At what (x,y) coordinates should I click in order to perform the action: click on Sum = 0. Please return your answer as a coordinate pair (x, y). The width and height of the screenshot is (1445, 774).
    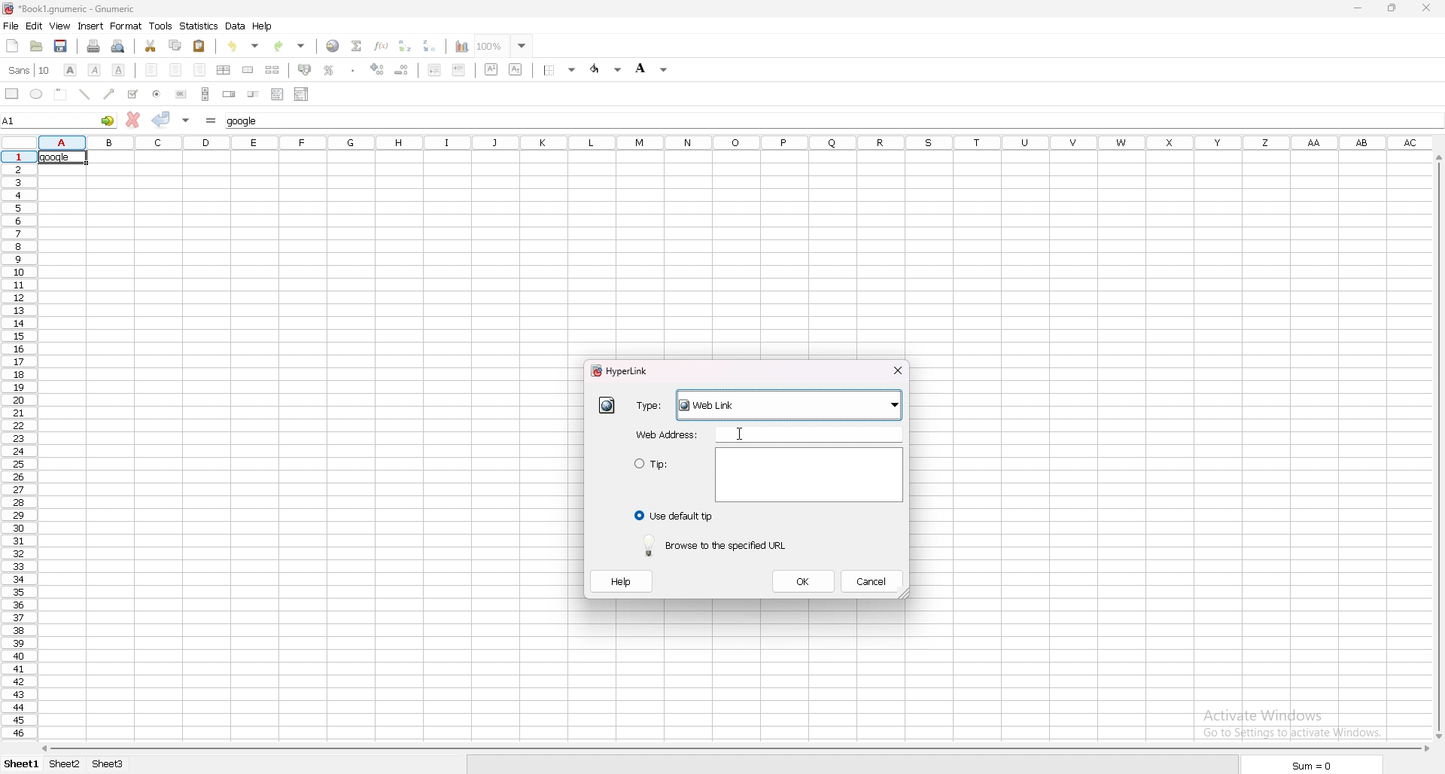
    Looking at the image, I should click on (1316, 766).